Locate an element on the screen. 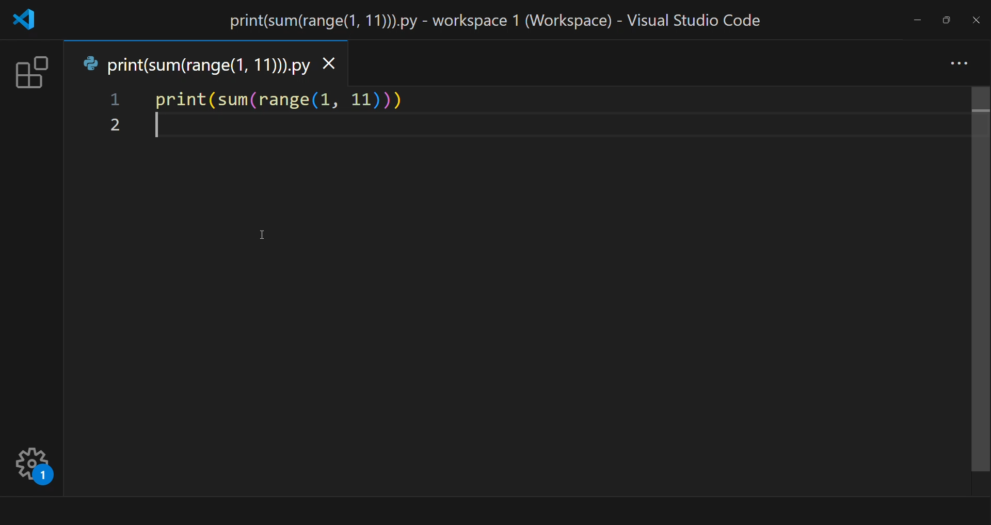 The width and height of the screenshot is (991, 525). extension is located at coordinates (28, 74).